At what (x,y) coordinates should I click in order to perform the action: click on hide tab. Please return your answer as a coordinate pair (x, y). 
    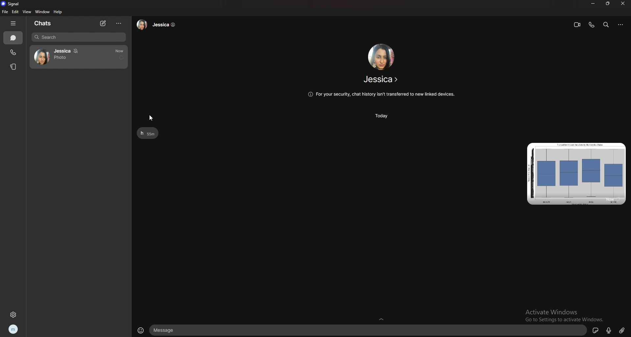
    Looking at the image, I should click on (13, 24).